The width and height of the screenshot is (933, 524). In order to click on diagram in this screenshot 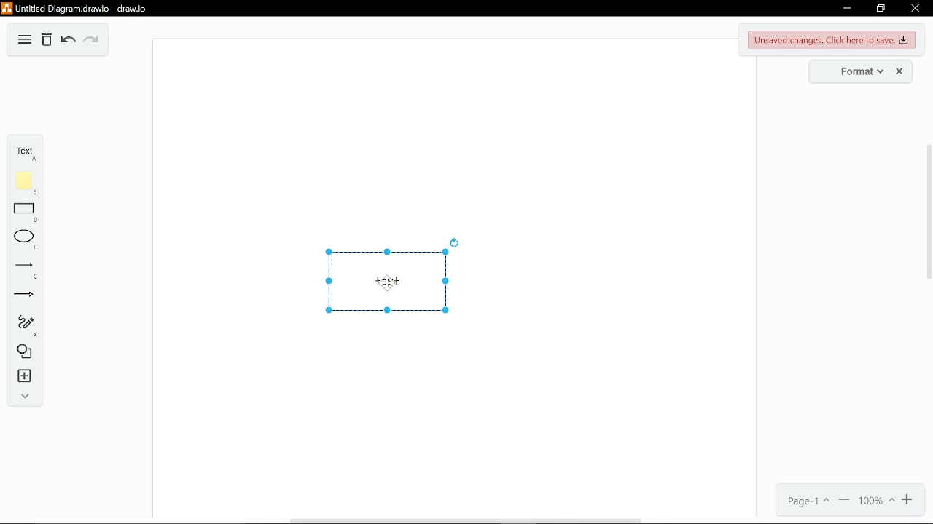, I will do `click(25, 39)`.